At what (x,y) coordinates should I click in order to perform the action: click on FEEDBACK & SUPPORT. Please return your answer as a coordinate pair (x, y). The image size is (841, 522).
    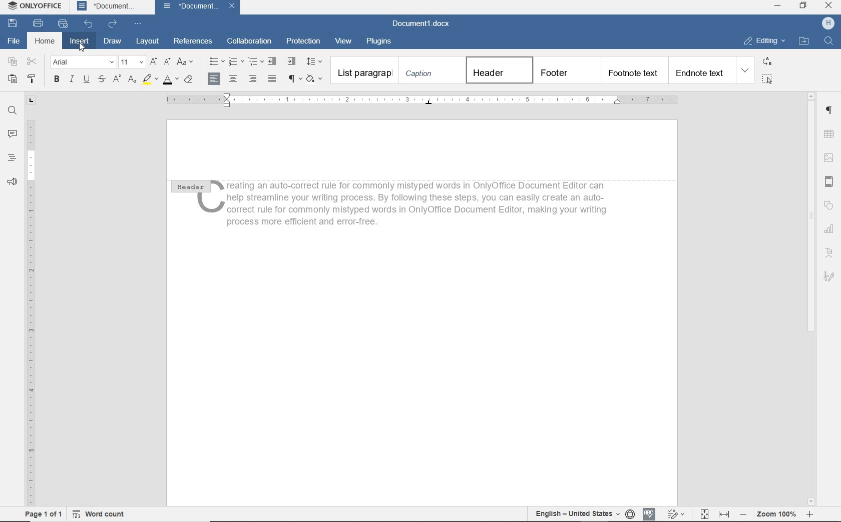
    Looking at the image, I should click on (13, 180).